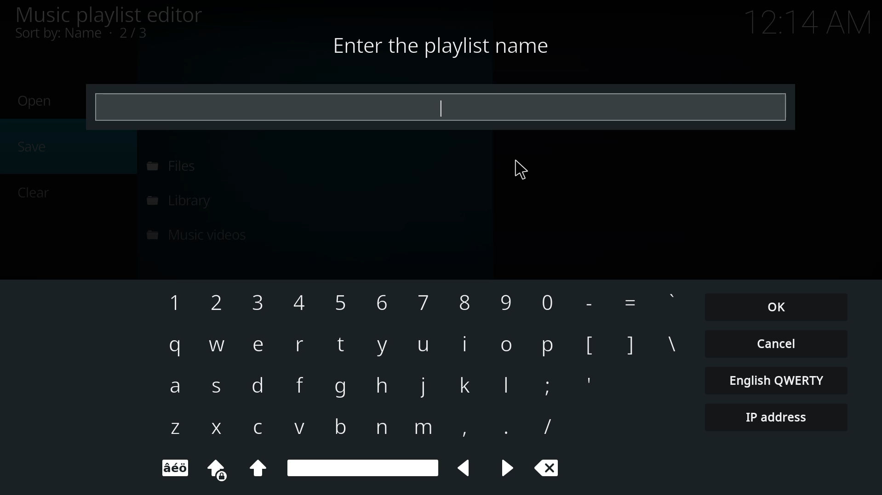  What do you see at coordinates (440, 46) in the screenshot?
I see `enter playlist name` at bounding box center [440, 46].